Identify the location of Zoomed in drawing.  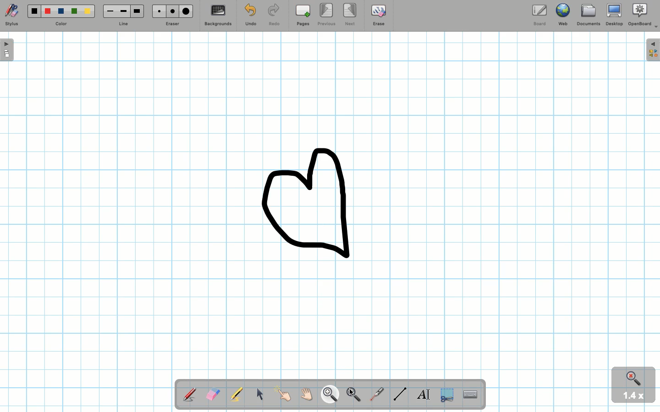
(319, 206).